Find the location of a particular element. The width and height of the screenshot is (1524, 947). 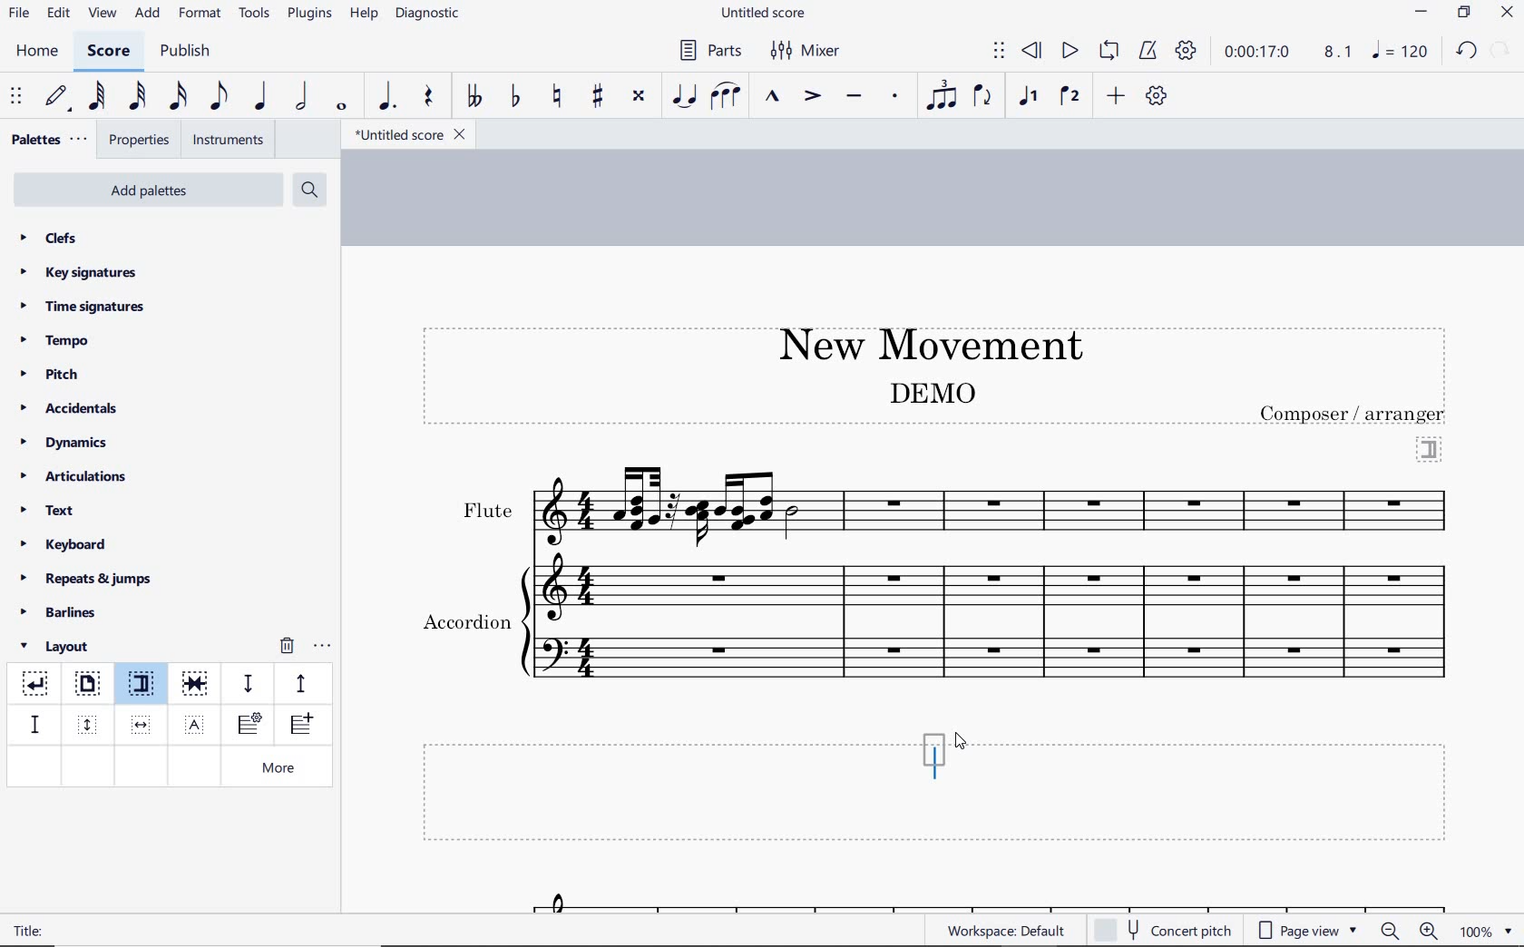

zoom in is located at coordinates (1432, 932).